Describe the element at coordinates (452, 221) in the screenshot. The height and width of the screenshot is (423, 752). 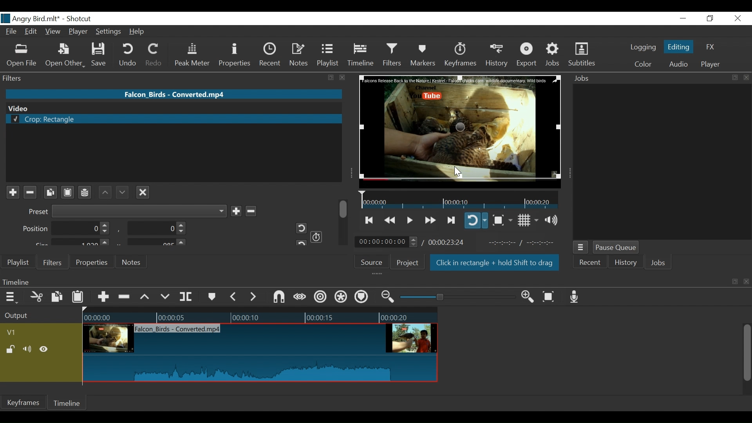
I see `Skip to the next point` at that location.